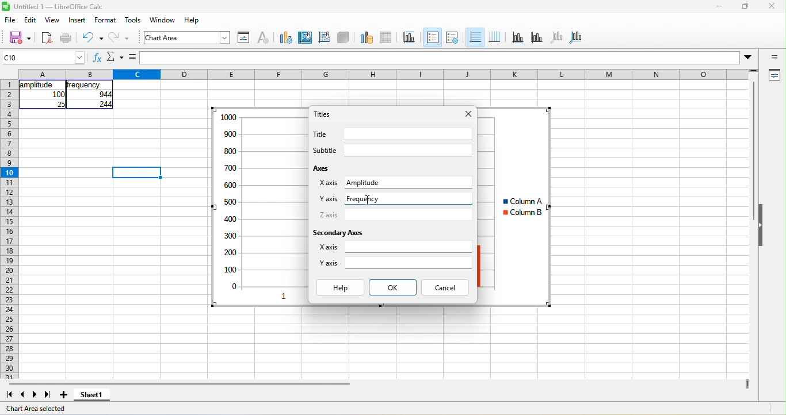 Image resolution: width=786 pixels, height=415 pixels. I want to click on rows, so click(9, 229).